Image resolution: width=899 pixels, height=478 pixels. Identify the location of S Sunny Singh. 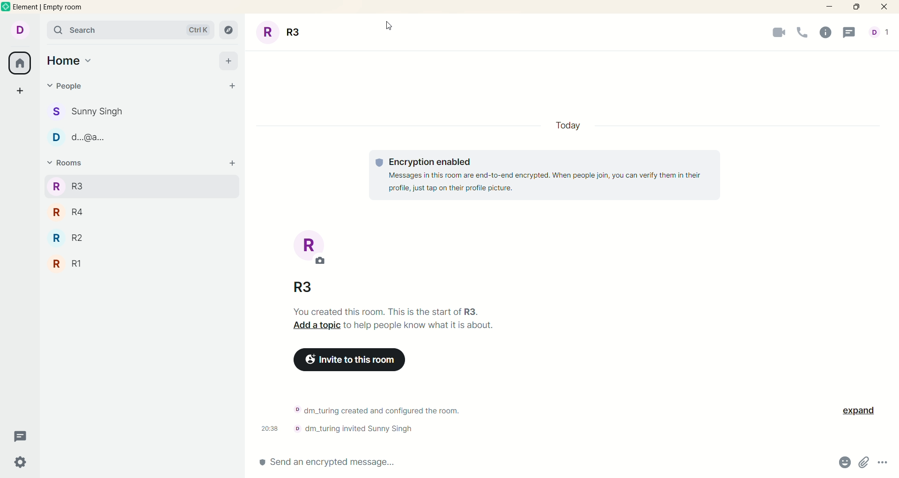
(89, 113).